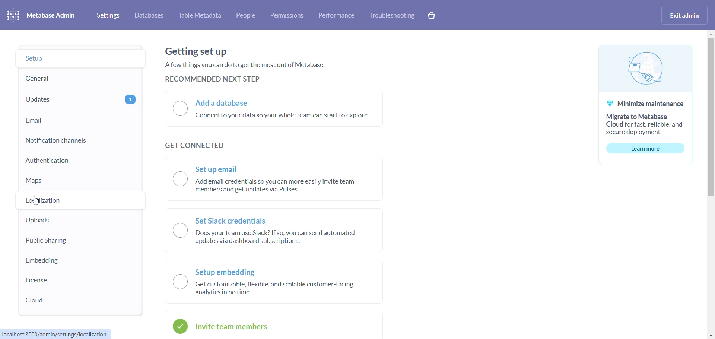  What do you see at coordinates (269, 282) in the screenshot?
I see `Setup embedding
J Getcustomizable, flexible, and scalable customer-facing
analytics inno time` at bounding box center [269, 282].